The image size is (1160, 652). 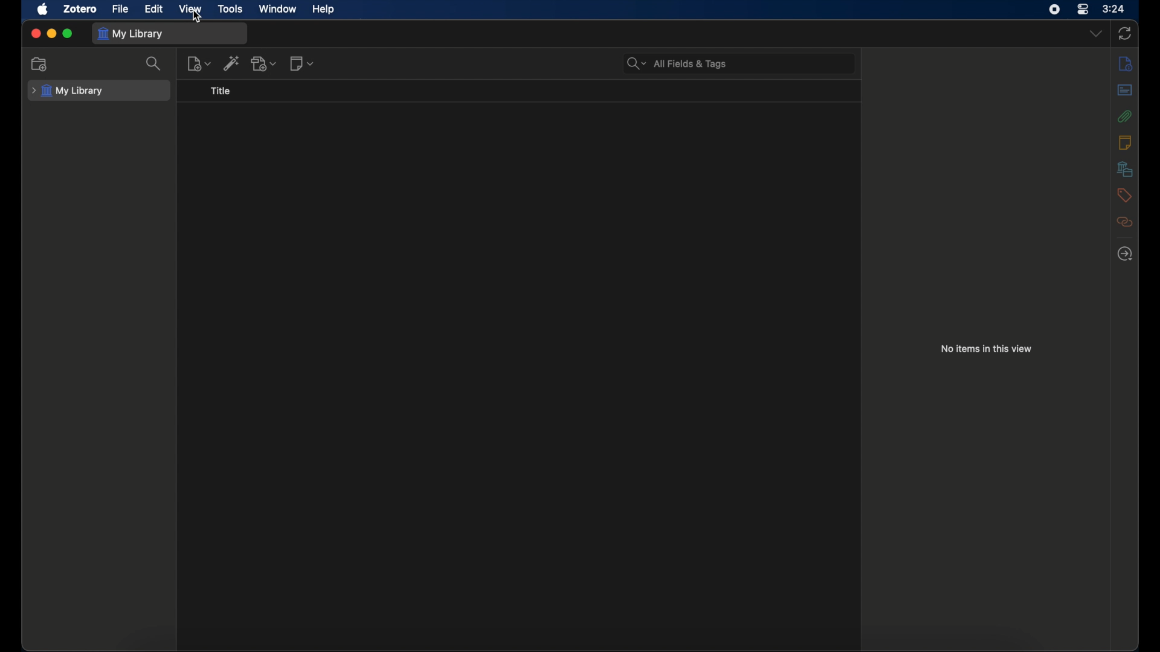 What do you see at coordinates (1125, 116) in the screenshot?
I see `attachments` at bounding box center [1125, 116].